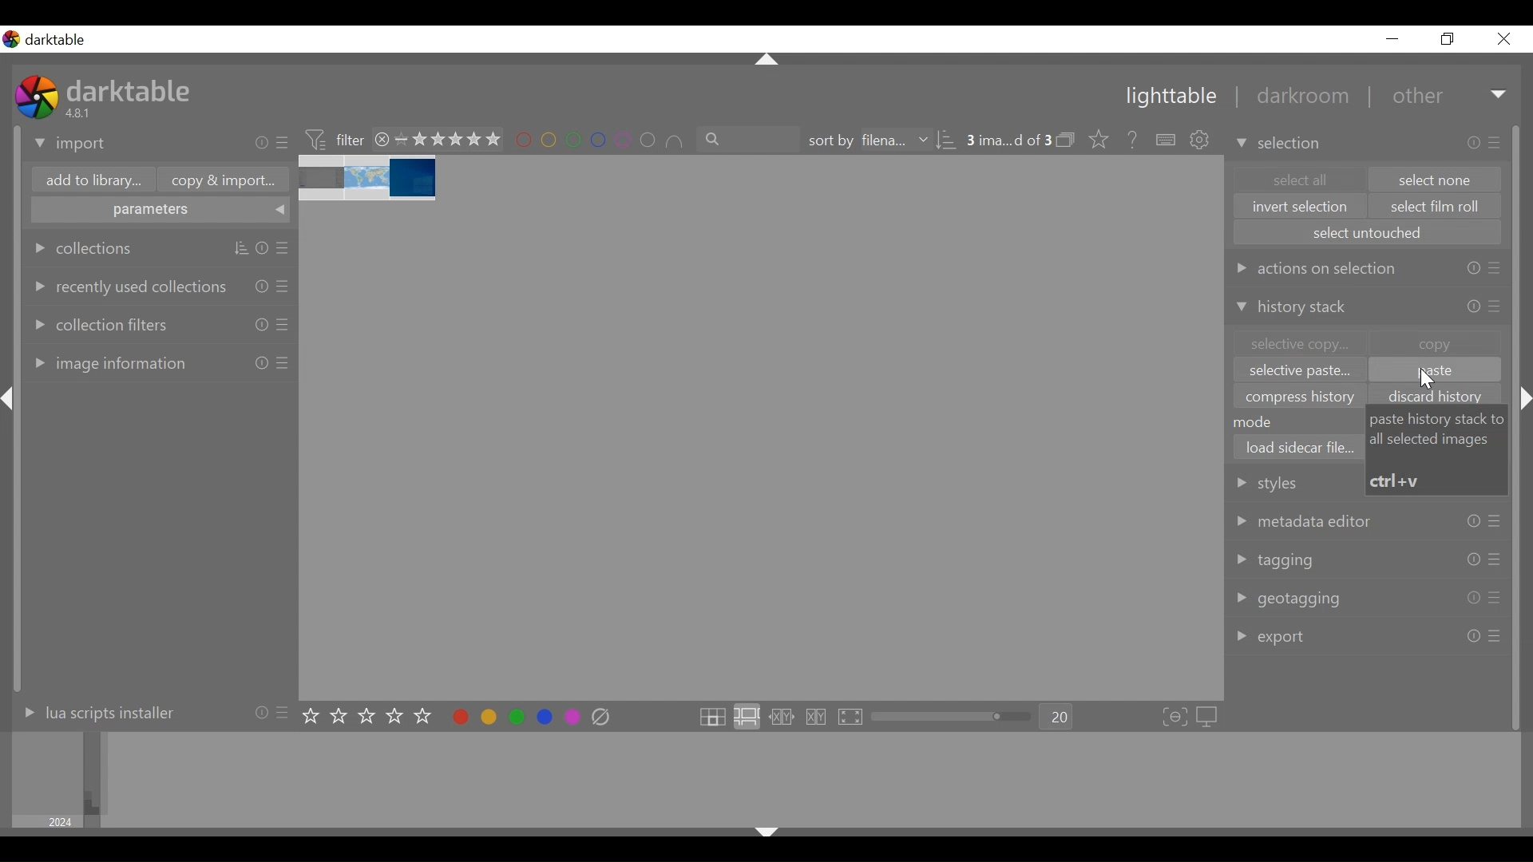 Image resolution: width=1533 pixels, height=862 pixels. Describe the element at coordinates (1500, 96) in the screenshot. I see `Expand` at that location.